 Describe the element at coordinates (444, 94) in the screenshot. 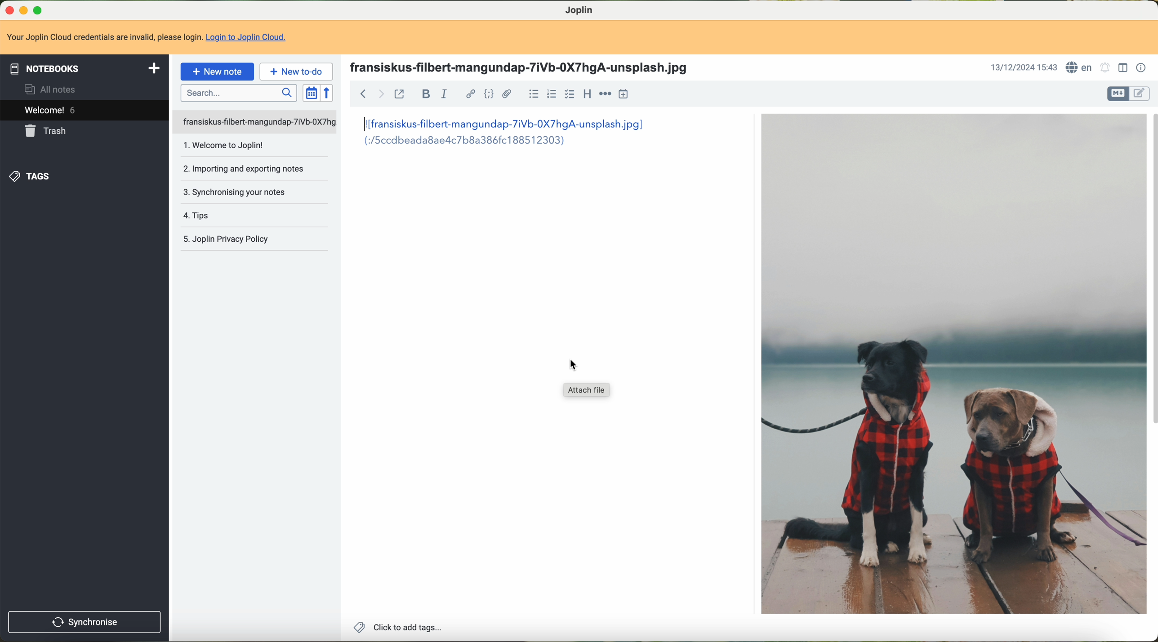

I see `italic` at that location.